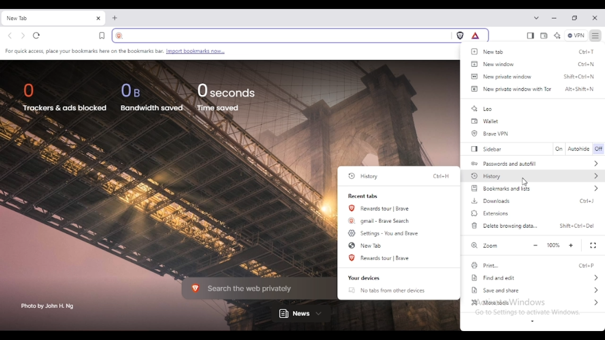  Describe the element at coordinates (587, 201) in the screenshot. I see `shortcut for downloads` at that location.